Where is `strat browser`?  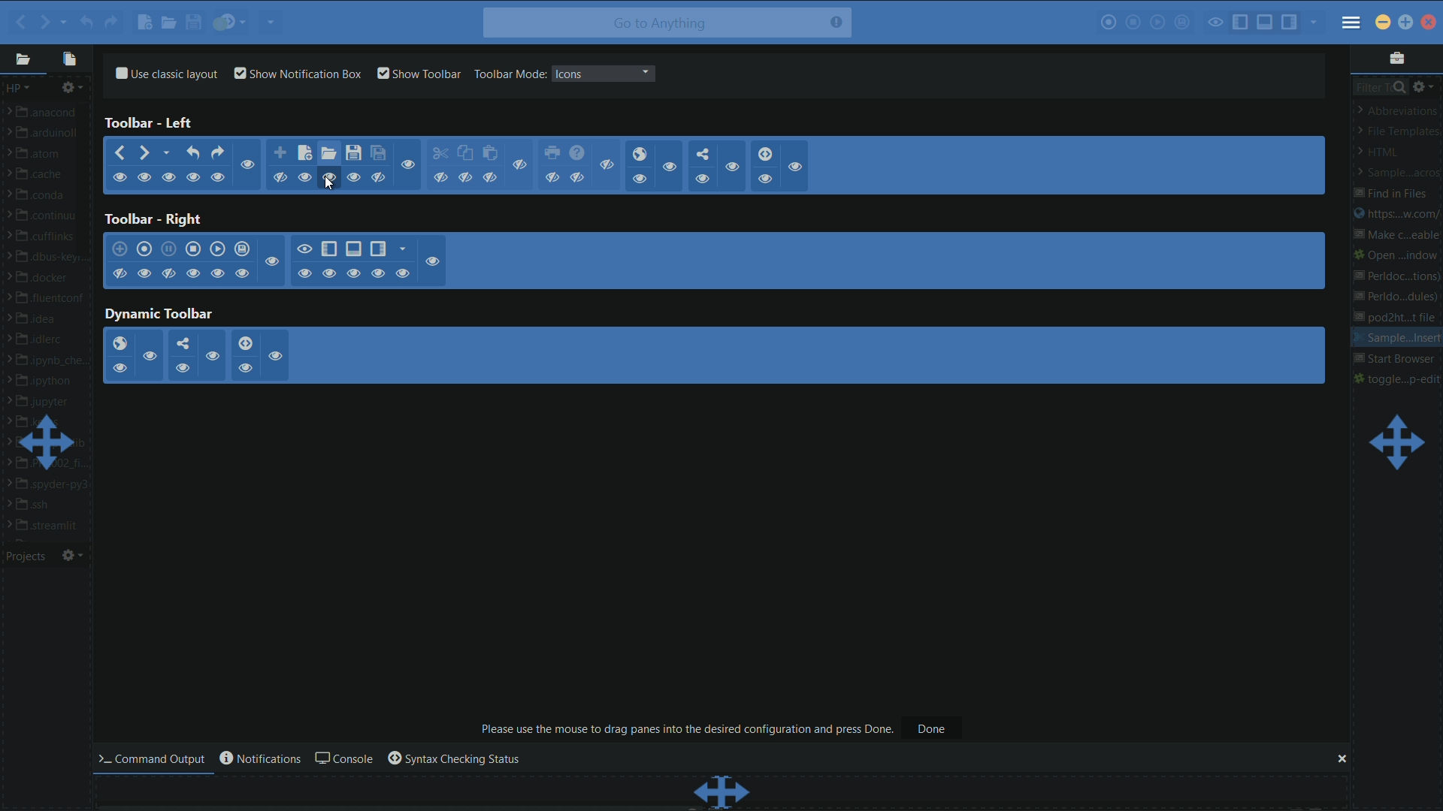
strat browser is located at coordinates (1395, 360).